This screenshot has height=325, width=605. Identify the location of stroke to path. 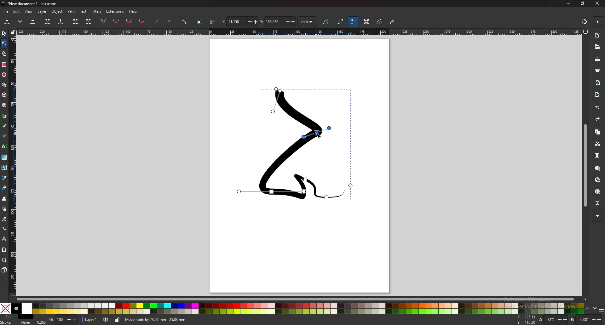
(213, 22).